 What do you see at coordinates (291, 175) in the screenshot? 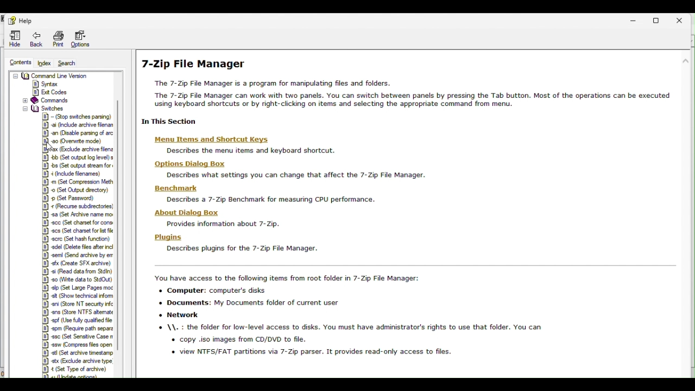
I see `Describes what settings you can change that affect the 7-Zip File Manager.` at bounding box center [291, 175].